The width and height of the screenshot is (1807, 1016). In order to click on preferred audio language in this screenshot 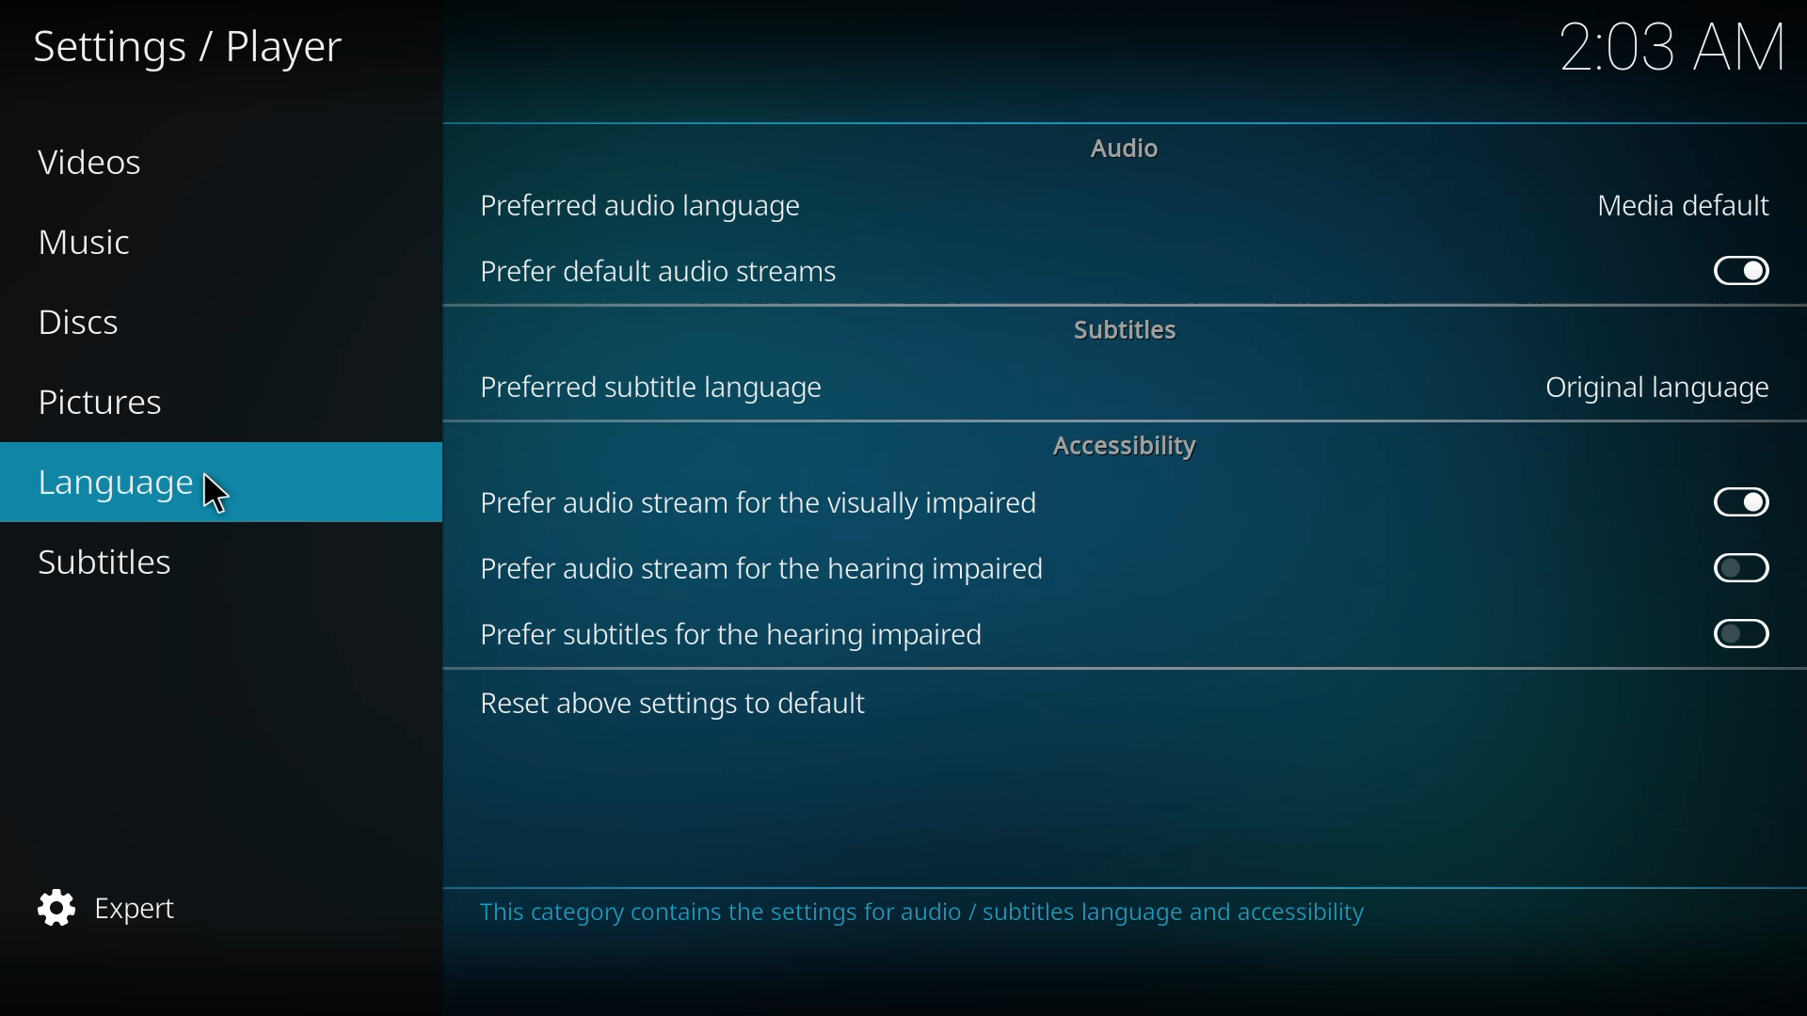, I will do `click(652, 202)`.